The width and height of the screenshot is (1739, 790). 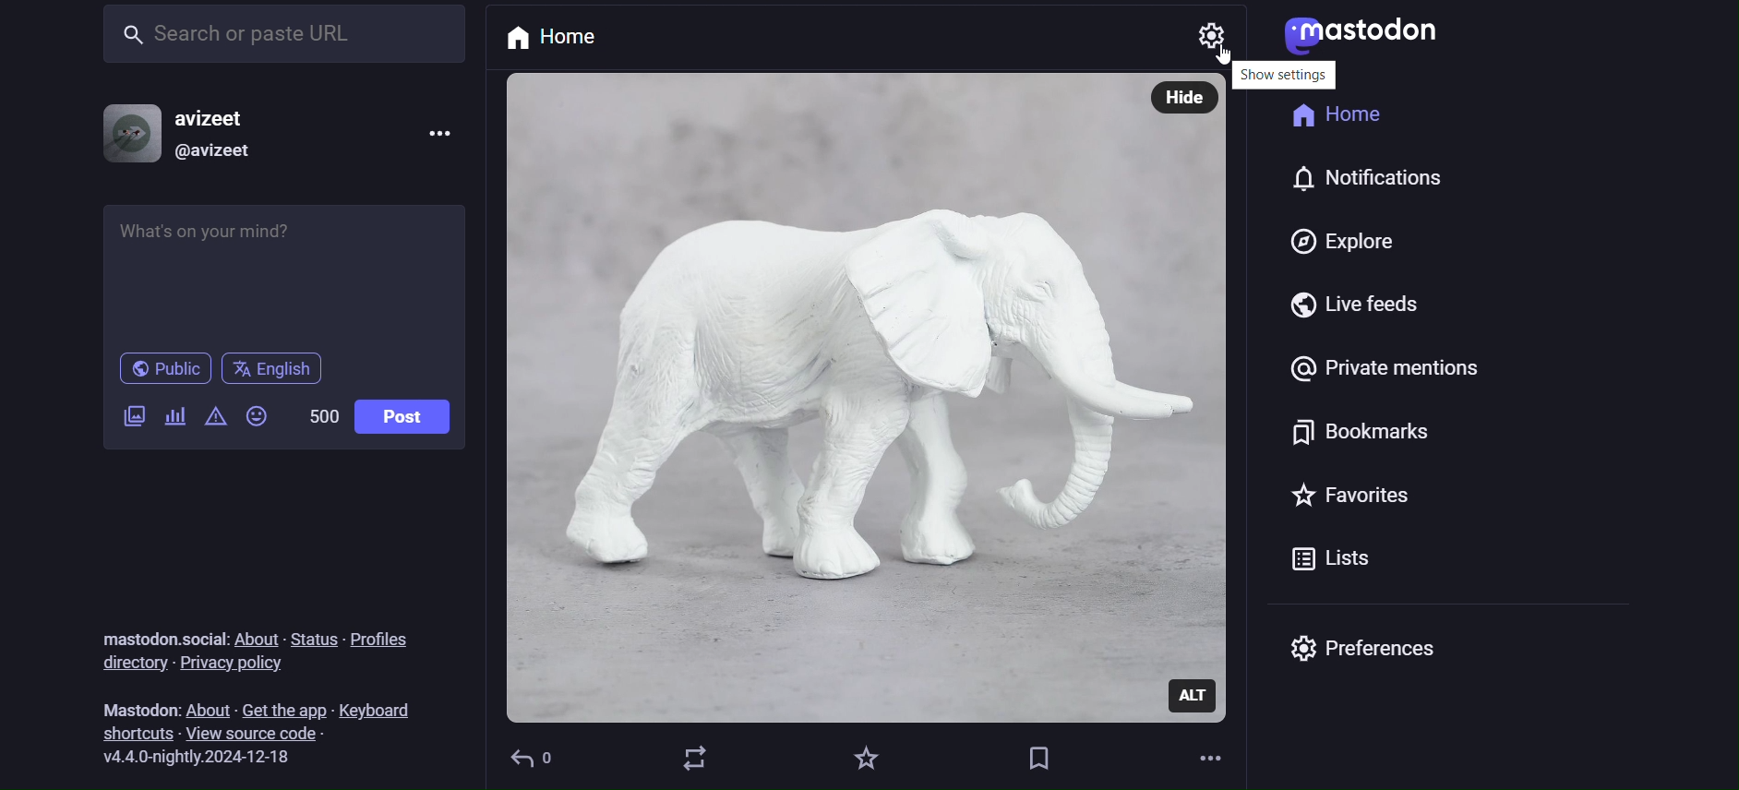 What do you see at coordinates (1339, 120) in the screenshot?
I see `Home` at bounding box center [1339, 120].